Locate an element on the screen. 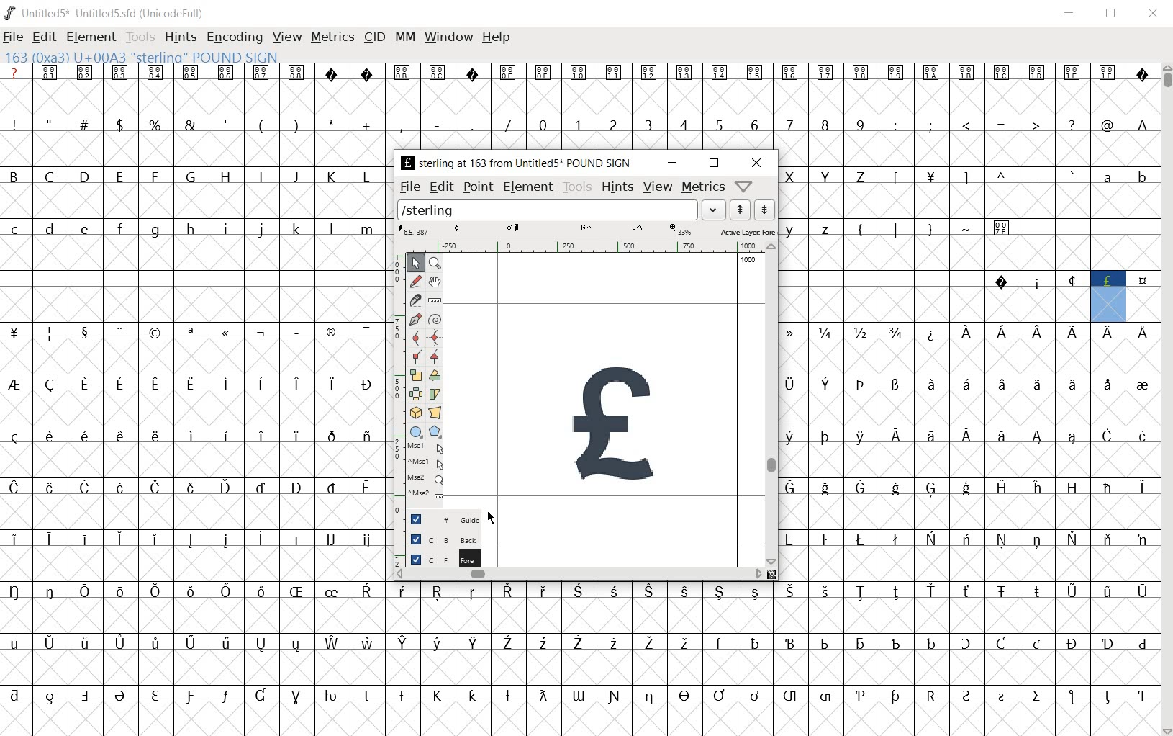  . is located at coordinates (471, 124).